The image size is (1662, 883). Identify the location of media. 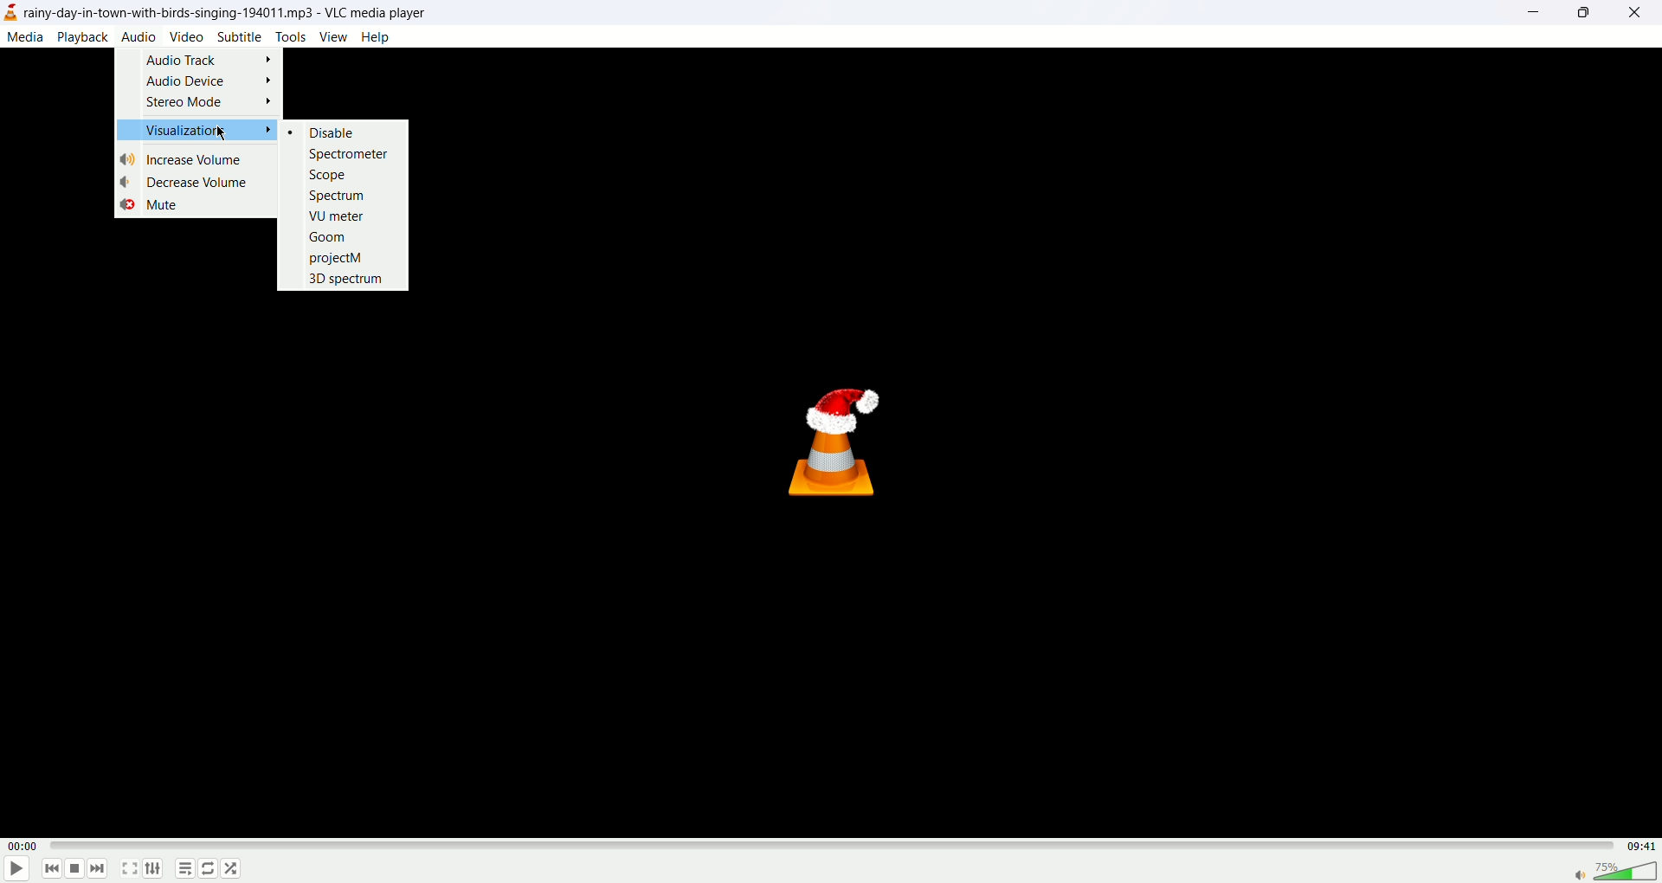
(27, 39).